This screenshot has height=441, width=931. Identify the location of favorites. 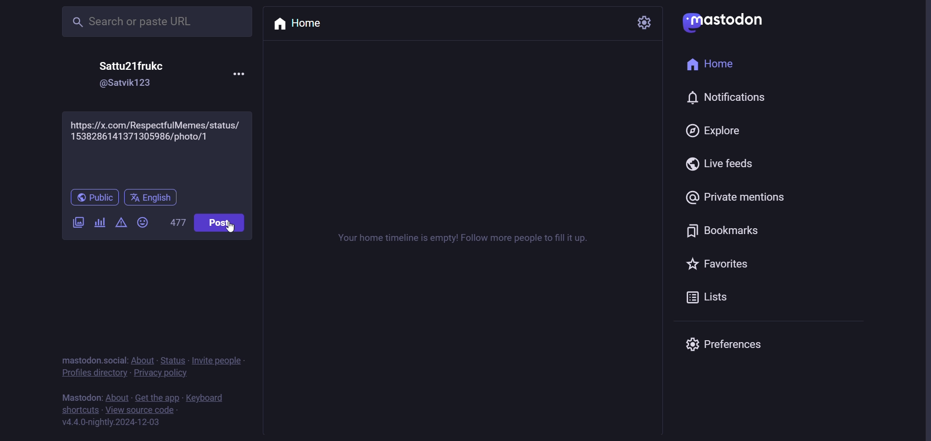
(719, 265).